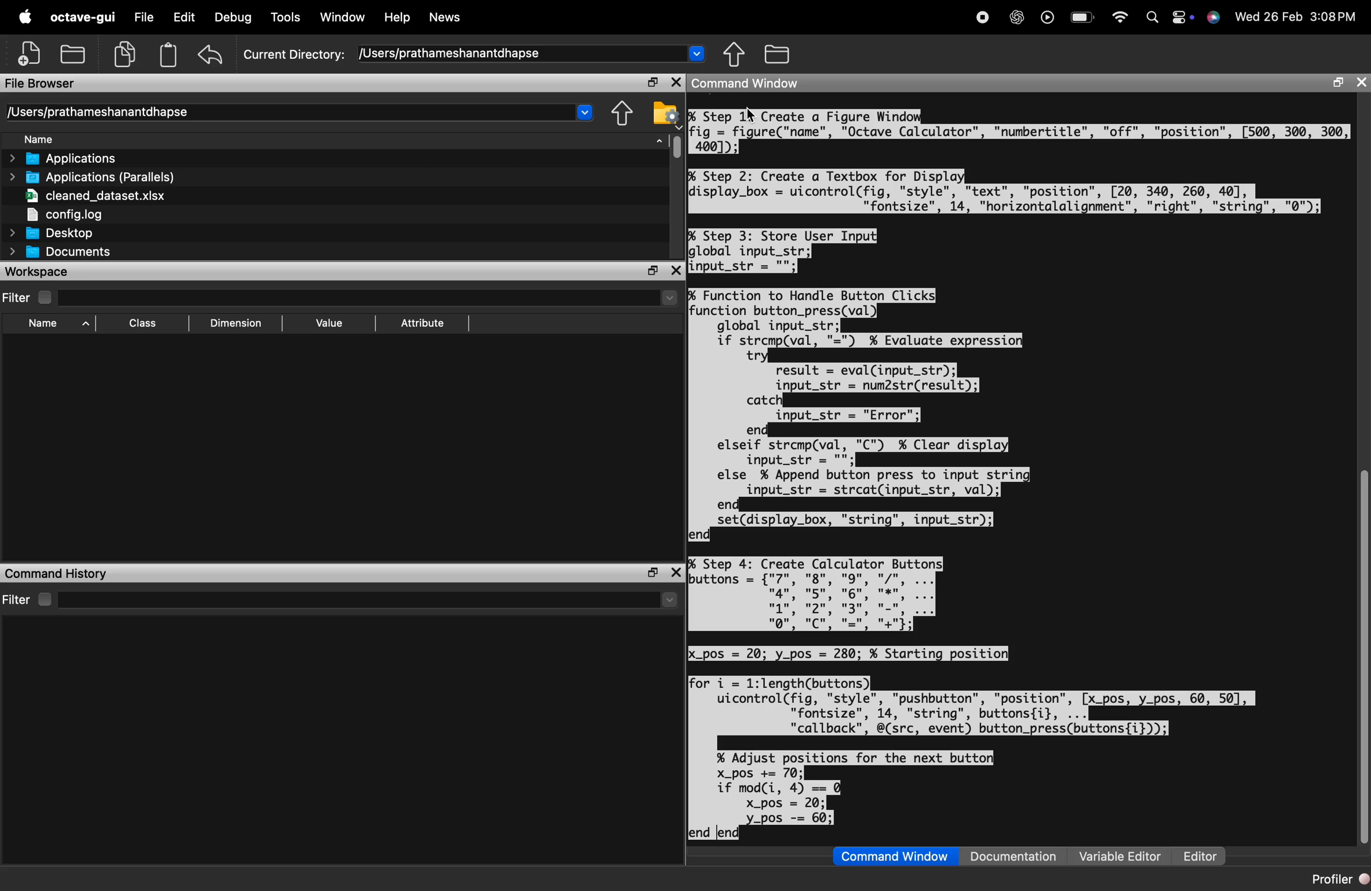  Describe the element at coordinates (986, 84) in the screenshot. I see `Command Window` at that location.